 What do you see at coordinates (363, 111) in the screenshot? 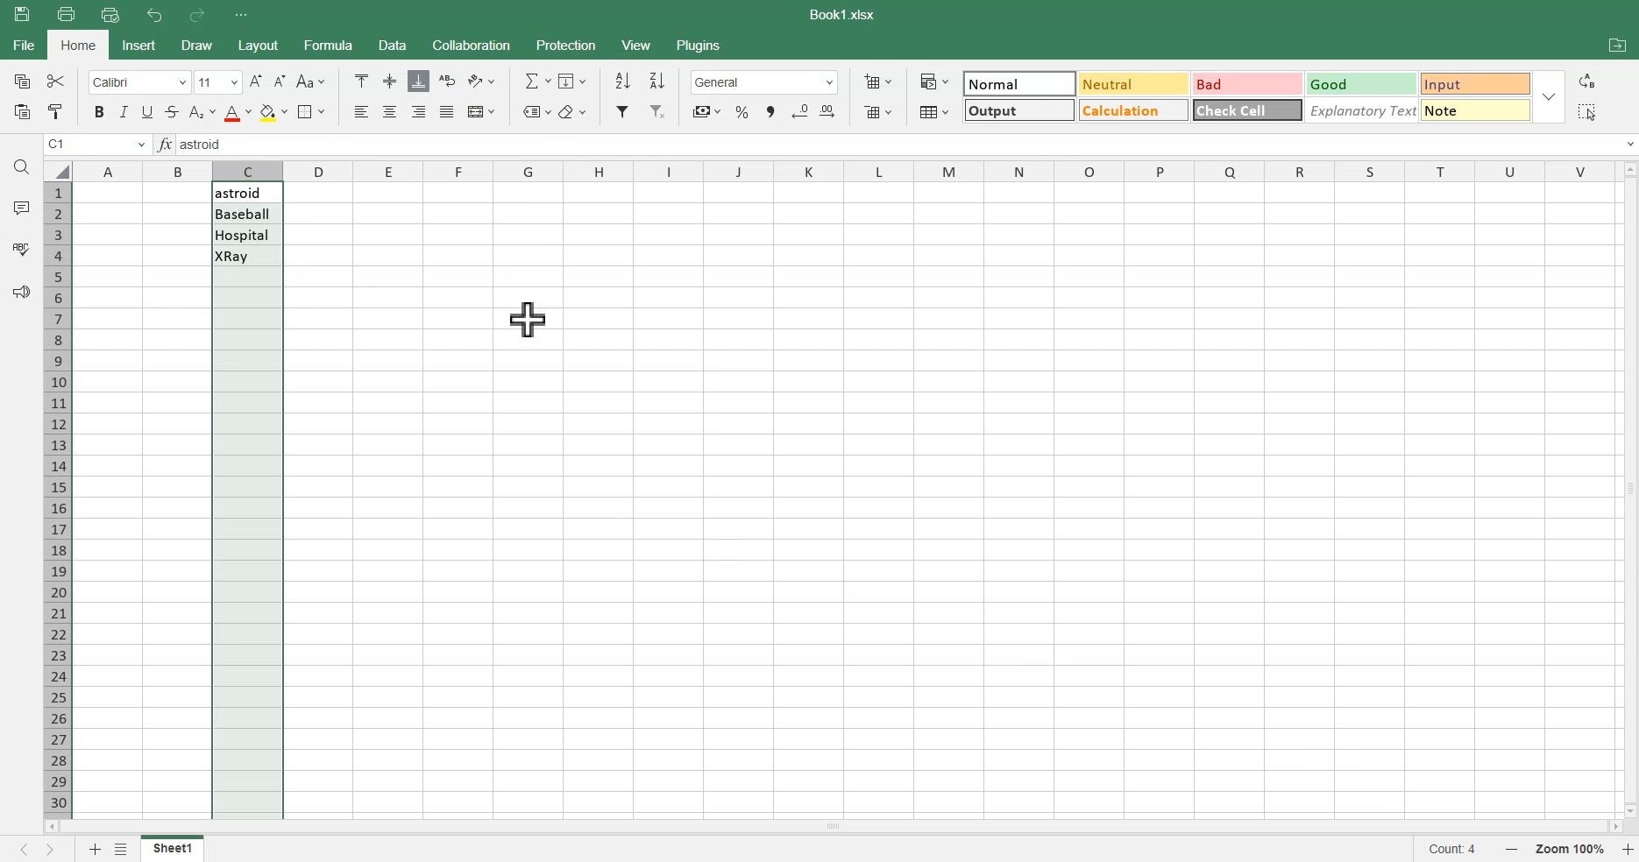
I see ` Align Left` at bounding box center [363, 111].